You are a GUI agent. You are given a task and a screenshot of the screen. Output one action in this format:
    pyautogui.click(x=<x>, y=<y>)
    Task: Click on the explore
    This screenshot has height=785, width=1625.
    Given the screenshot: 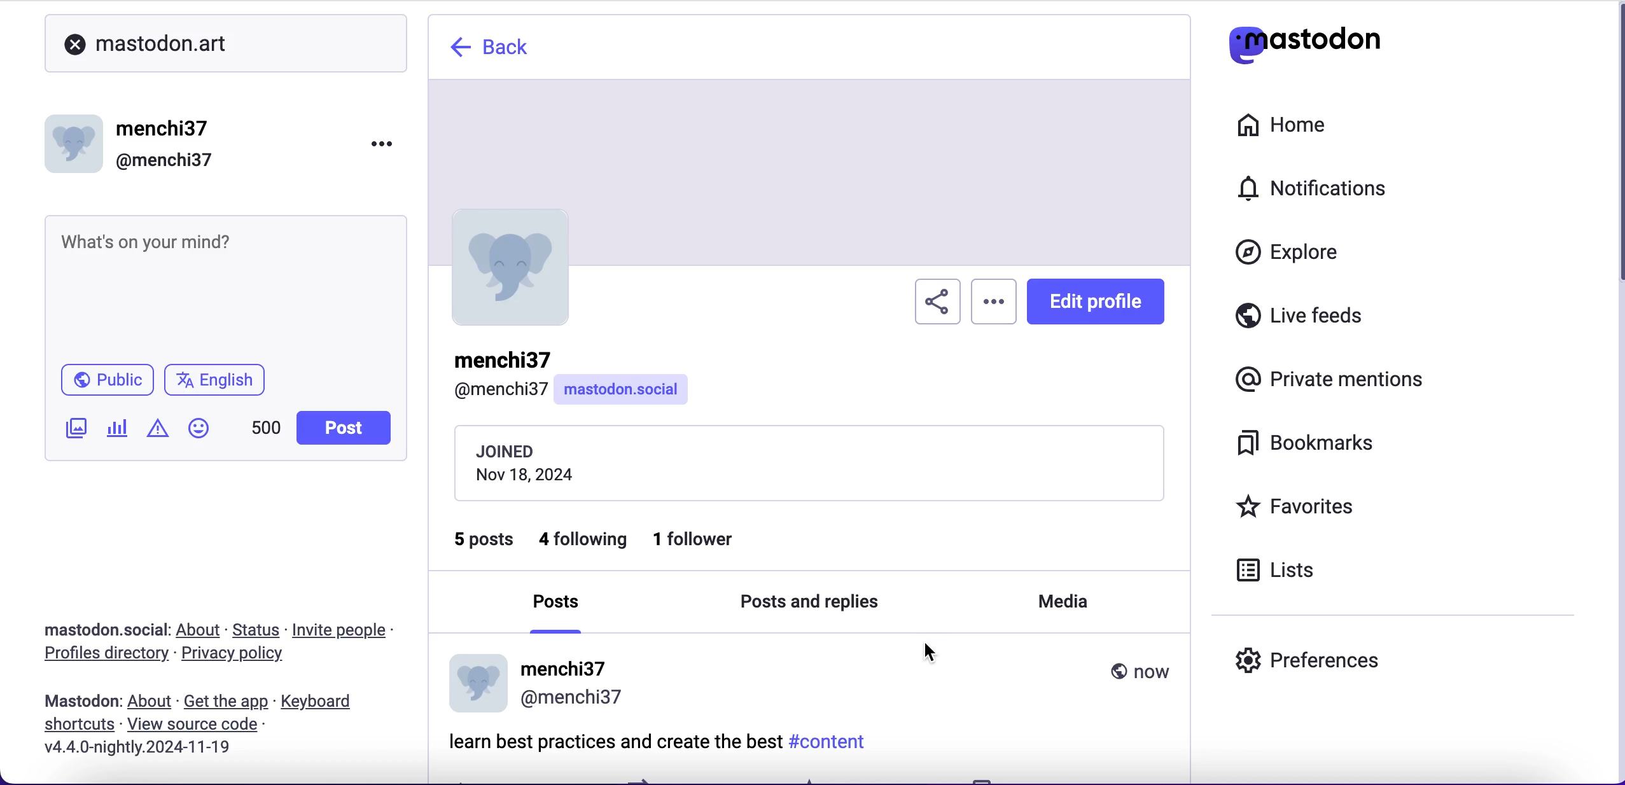 What is the action you would take?
    pyautogui.click(x=1292, y=258)
    